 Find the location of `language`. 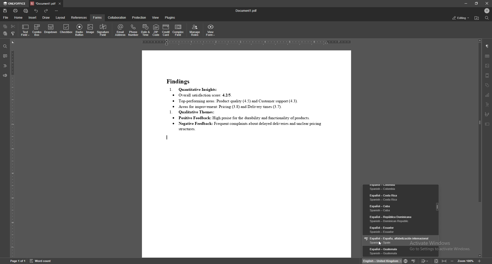

language is located at coordinates (397, 208).